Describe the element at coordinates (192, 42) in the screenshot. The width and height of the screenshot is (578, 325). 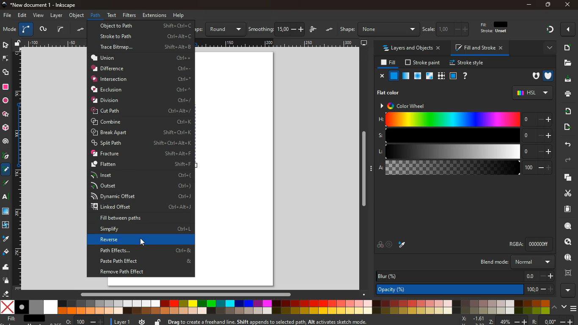
I see `Scale` at that location.